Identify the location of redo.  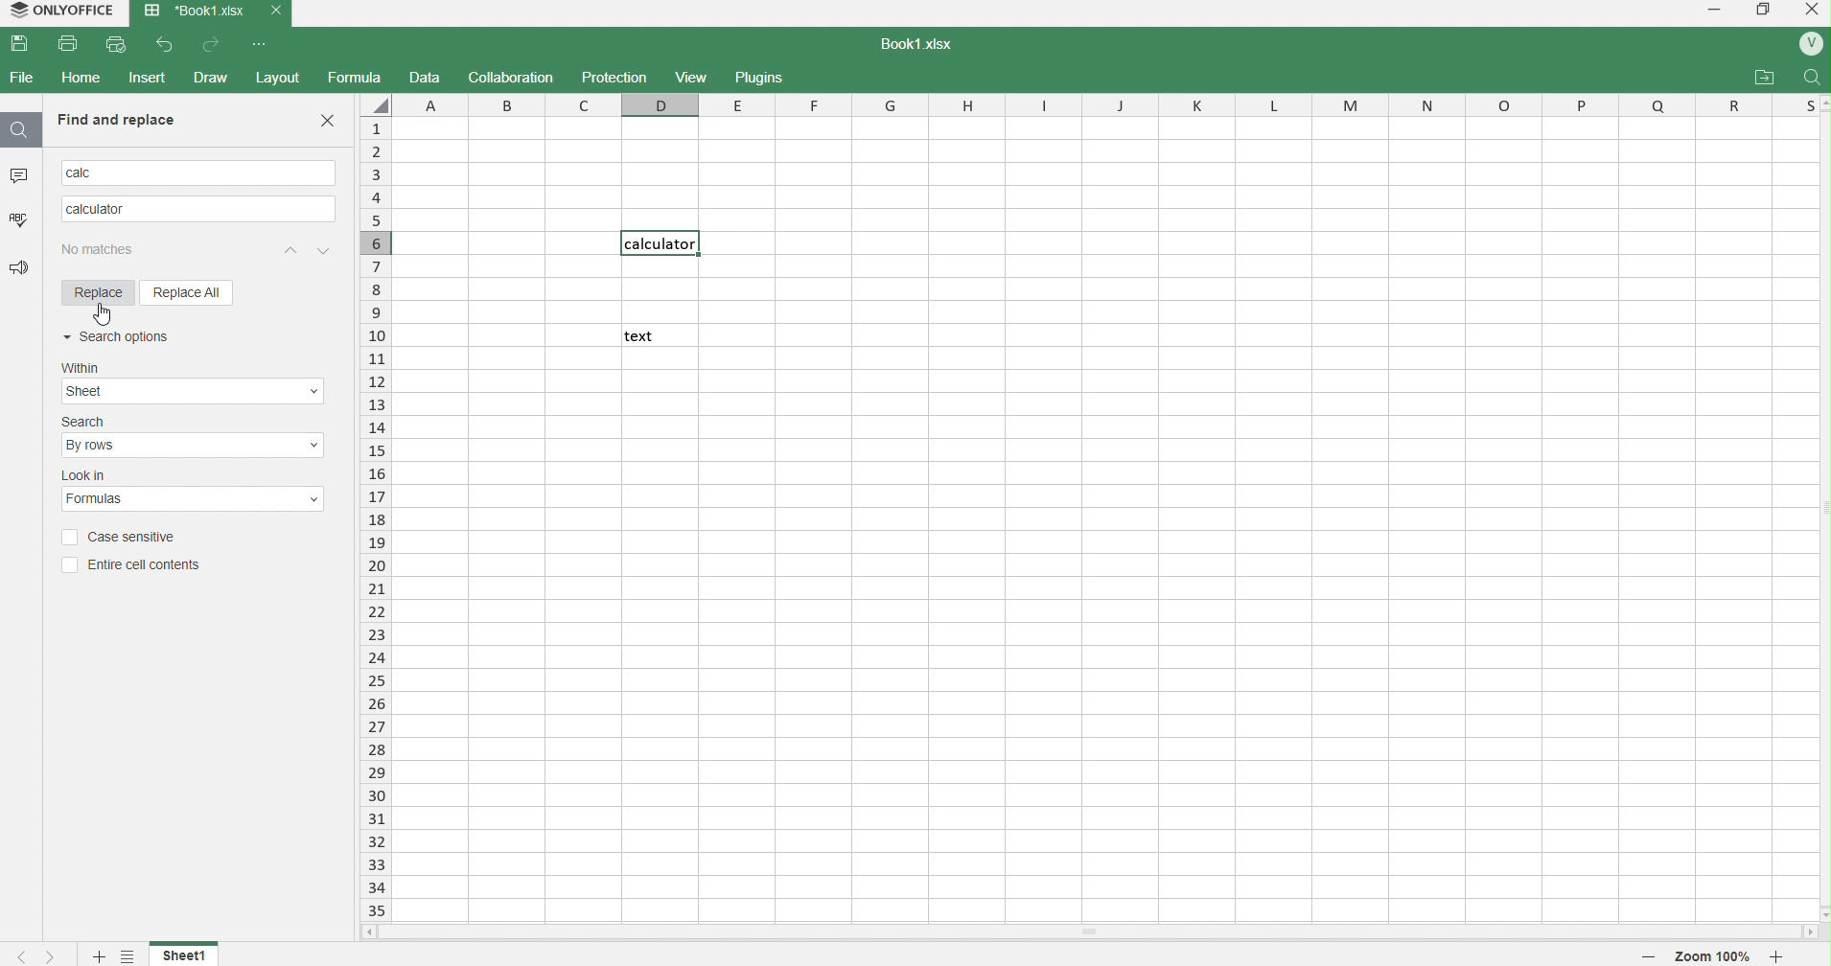
(215, 46).